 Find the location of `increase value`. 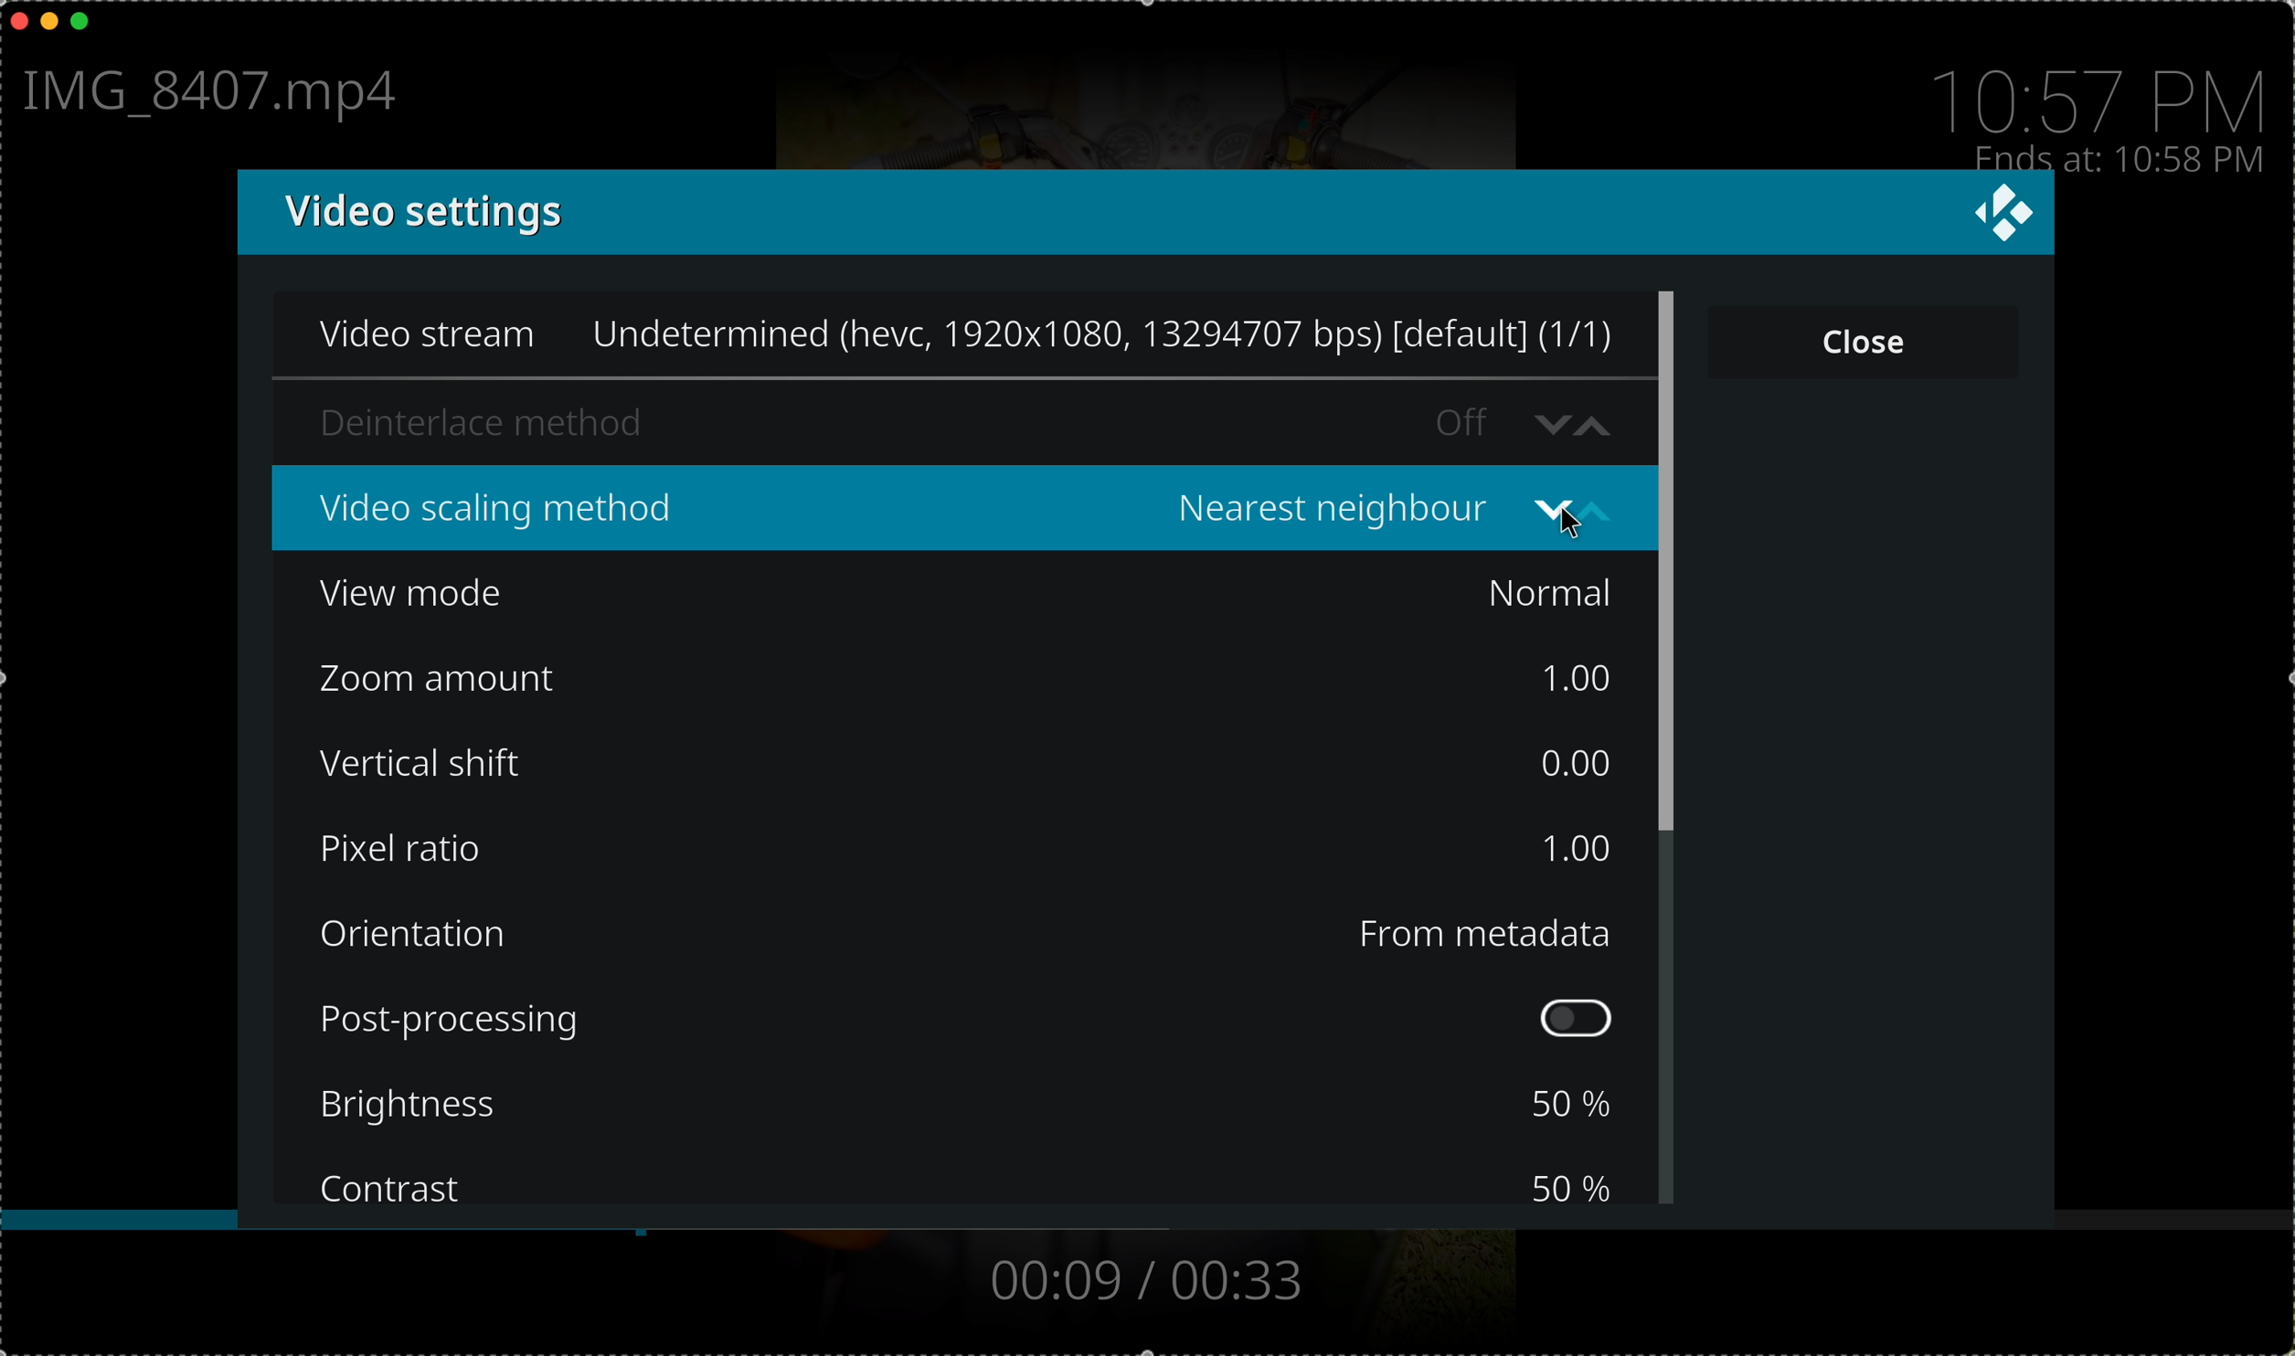

increase value is located at coordinates (1602, 419).